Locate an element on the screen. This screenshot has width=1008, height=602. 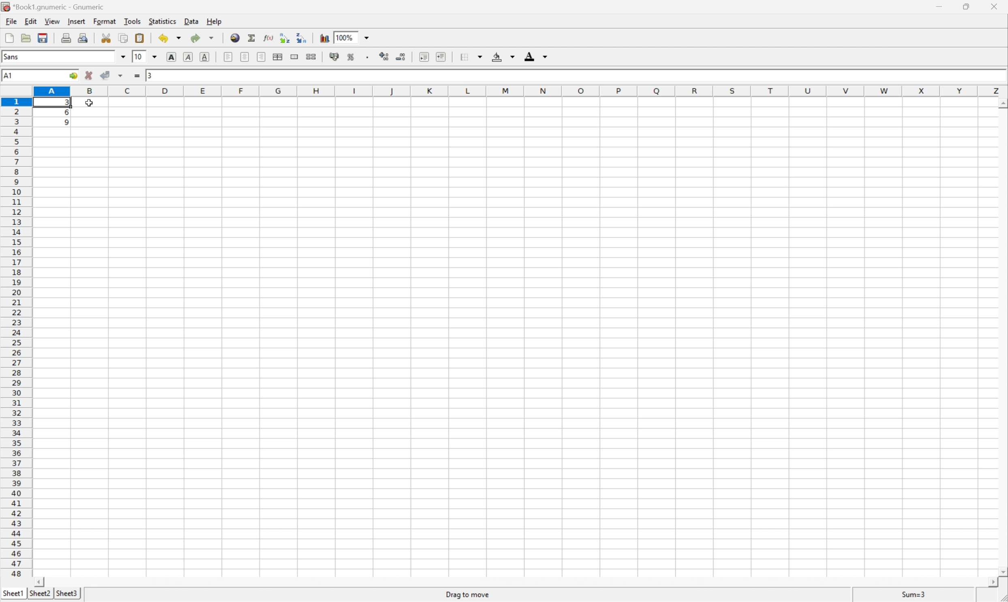
10 is located at coordinates (139, 57).